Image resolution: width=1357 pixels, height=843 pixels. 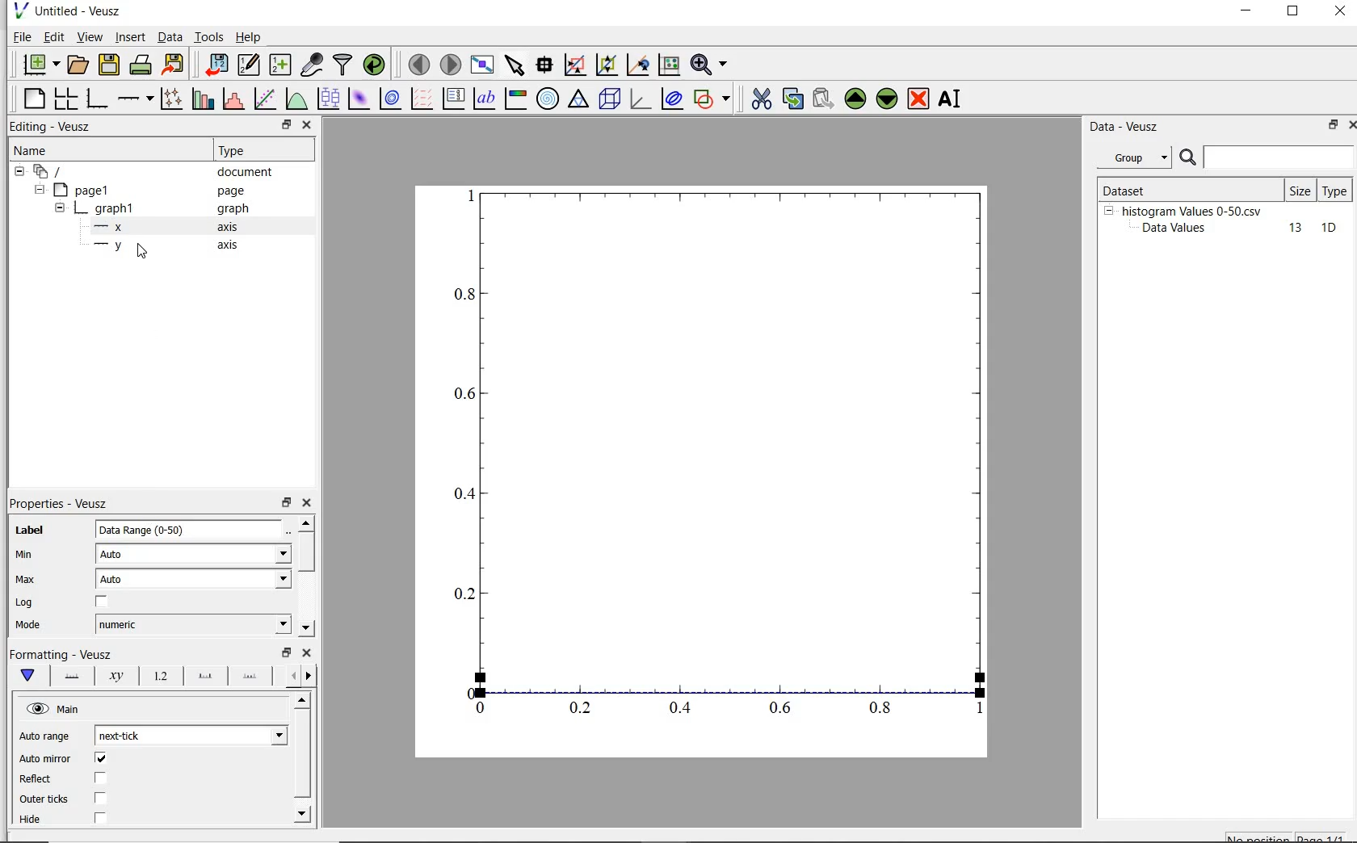 I want to click on checkbox, so click(x=101, y=759).